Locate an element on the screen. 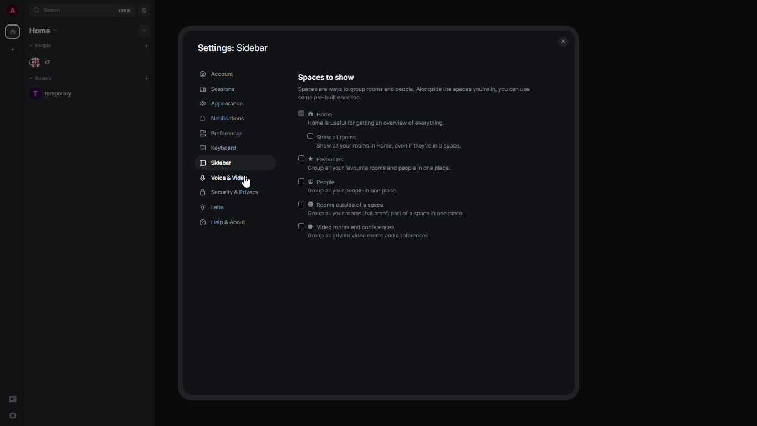 The height and width of the screenshot is (426, 757). disabled is located at coordinates (301, 181).